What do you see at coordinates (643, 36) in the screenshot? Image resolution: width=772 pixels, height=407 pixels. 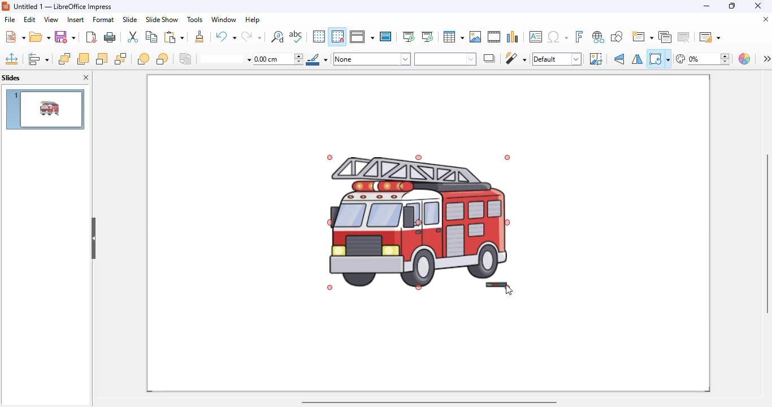 I see `new slide` at bounding box center [643, 36].